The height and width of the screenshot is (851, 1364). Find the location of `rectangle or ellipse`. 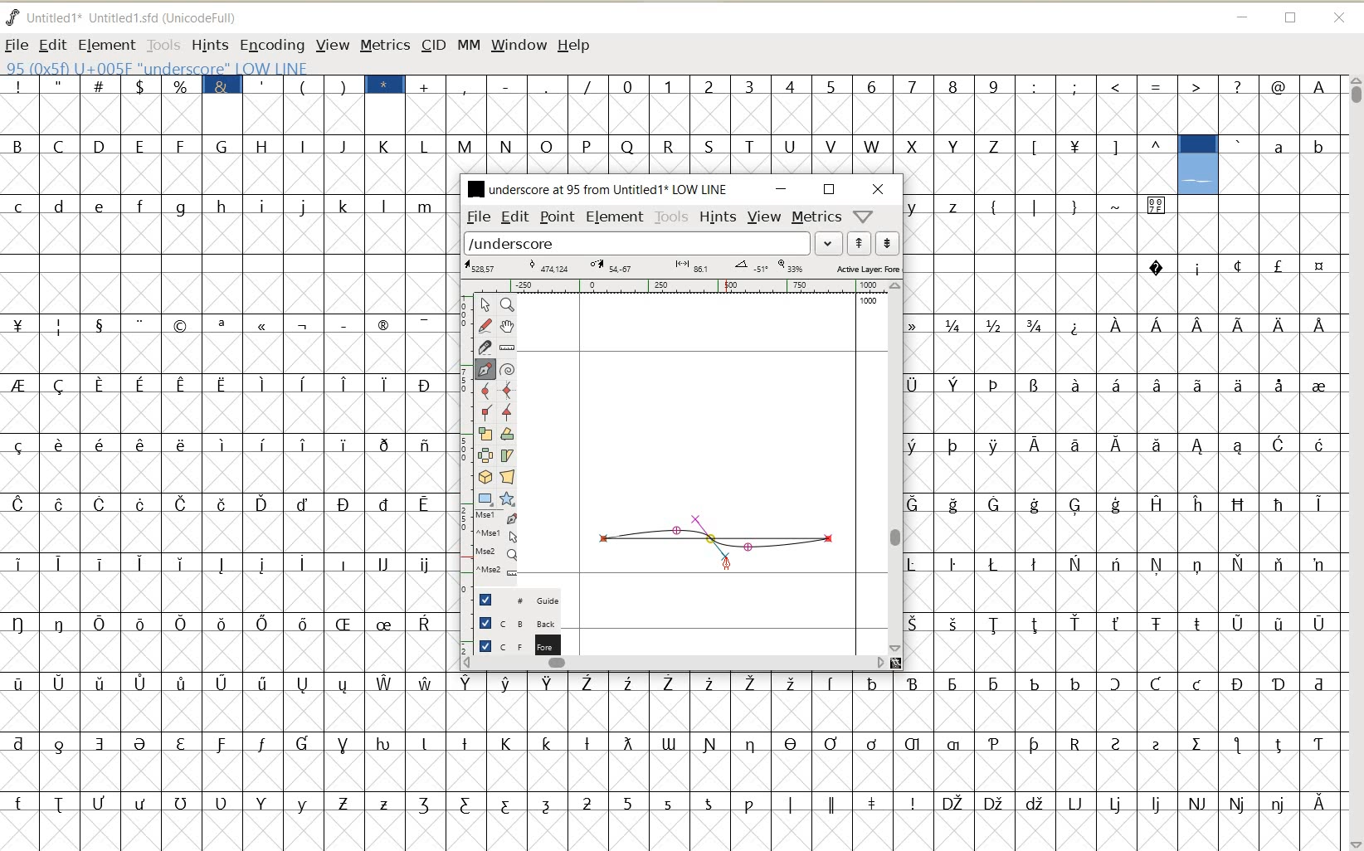

rectangle or ellipse is located at coordinates (486, 498).